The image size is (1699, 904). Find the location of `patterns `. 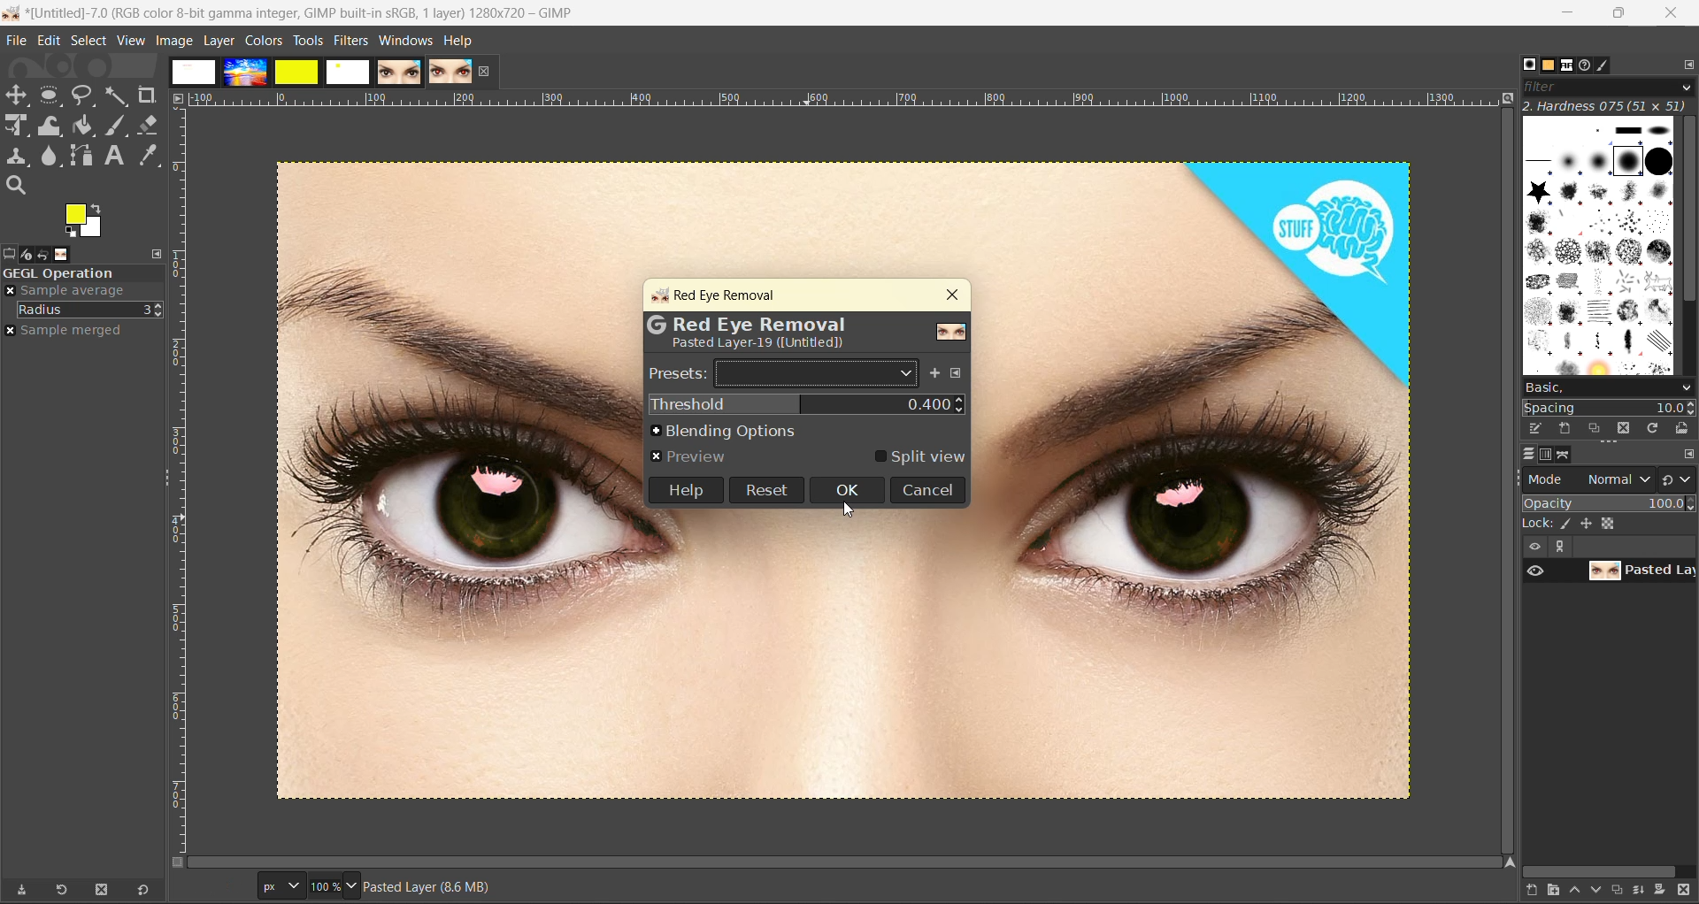

patterns  is located at coordinates (1540, 64).